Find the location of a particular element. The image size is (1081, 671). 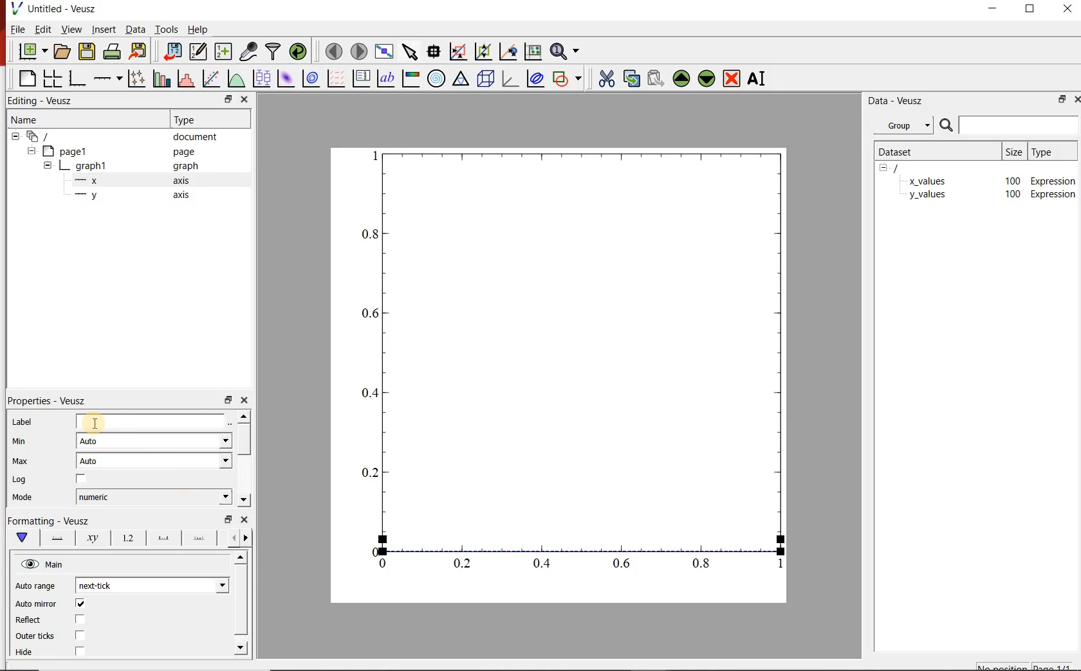

plot bar charts is located at coordinates (162, 78).